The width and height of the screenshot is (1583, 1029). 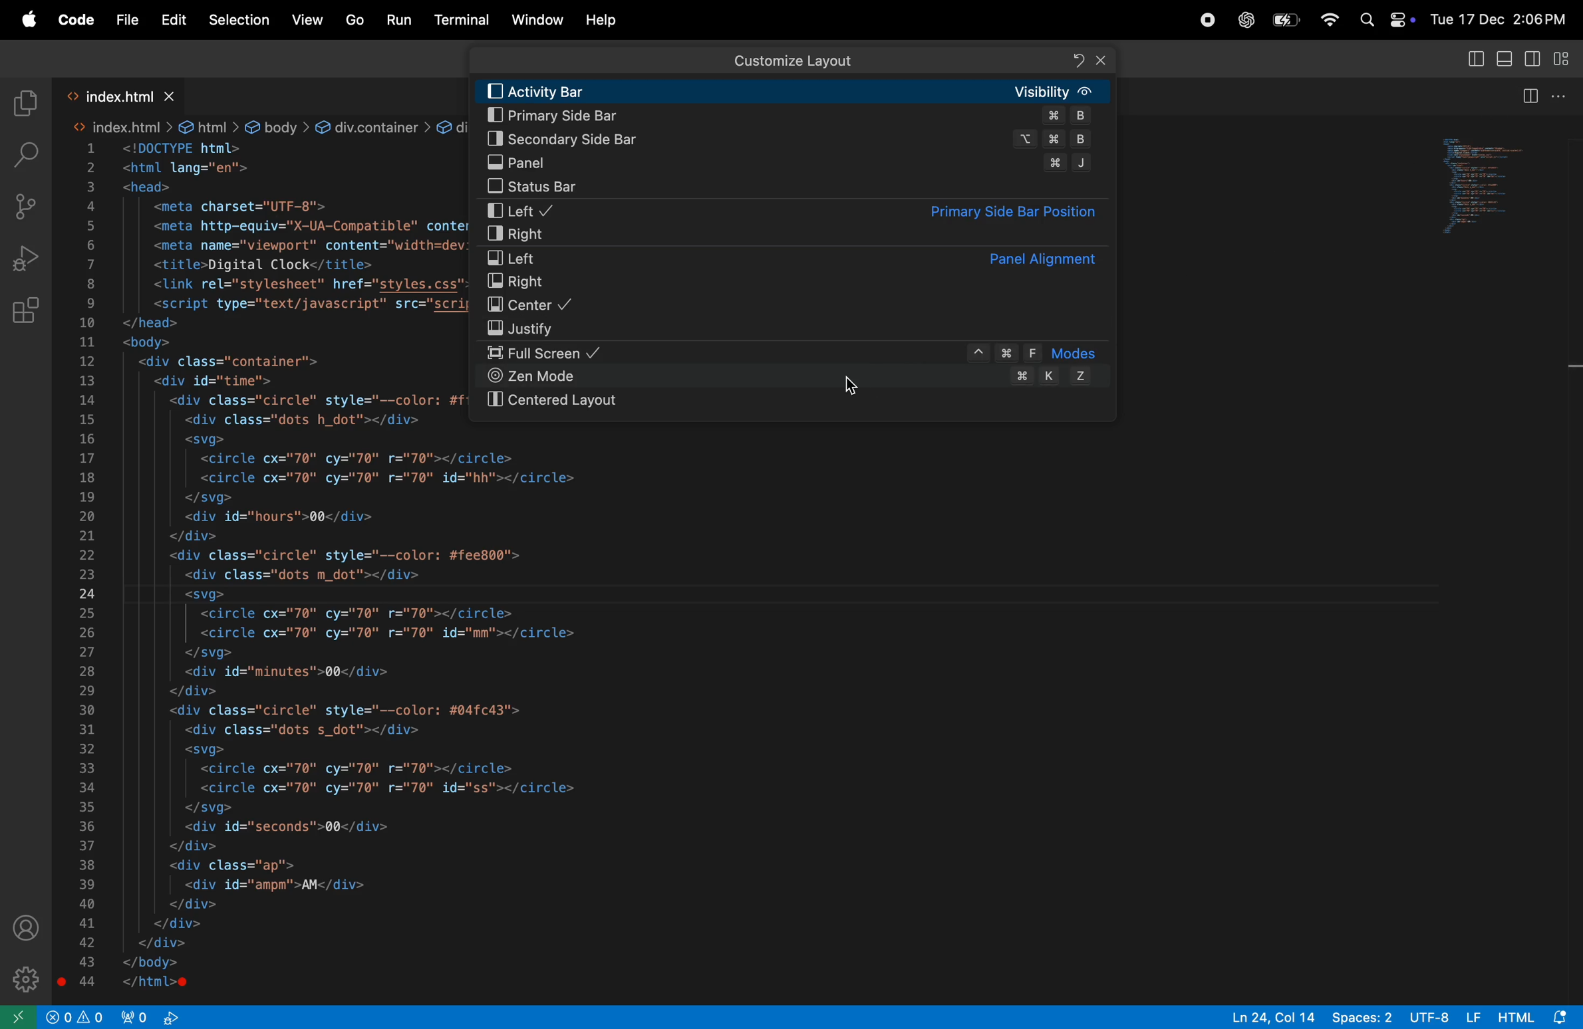 I want to click on Options, so click(x=1562, y=93).